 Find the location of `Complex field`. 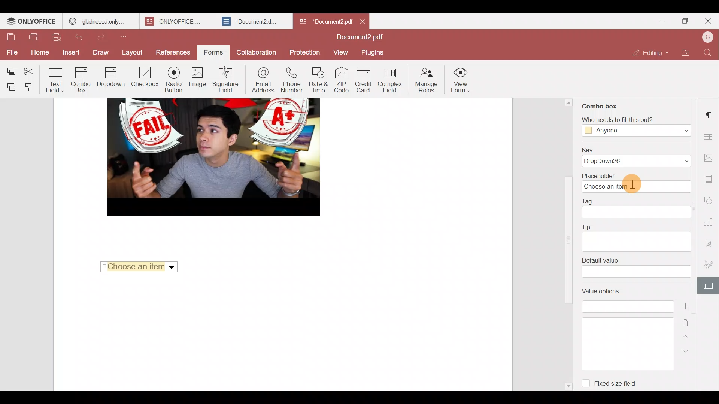

Complex field is located at coordinates (391, 82).